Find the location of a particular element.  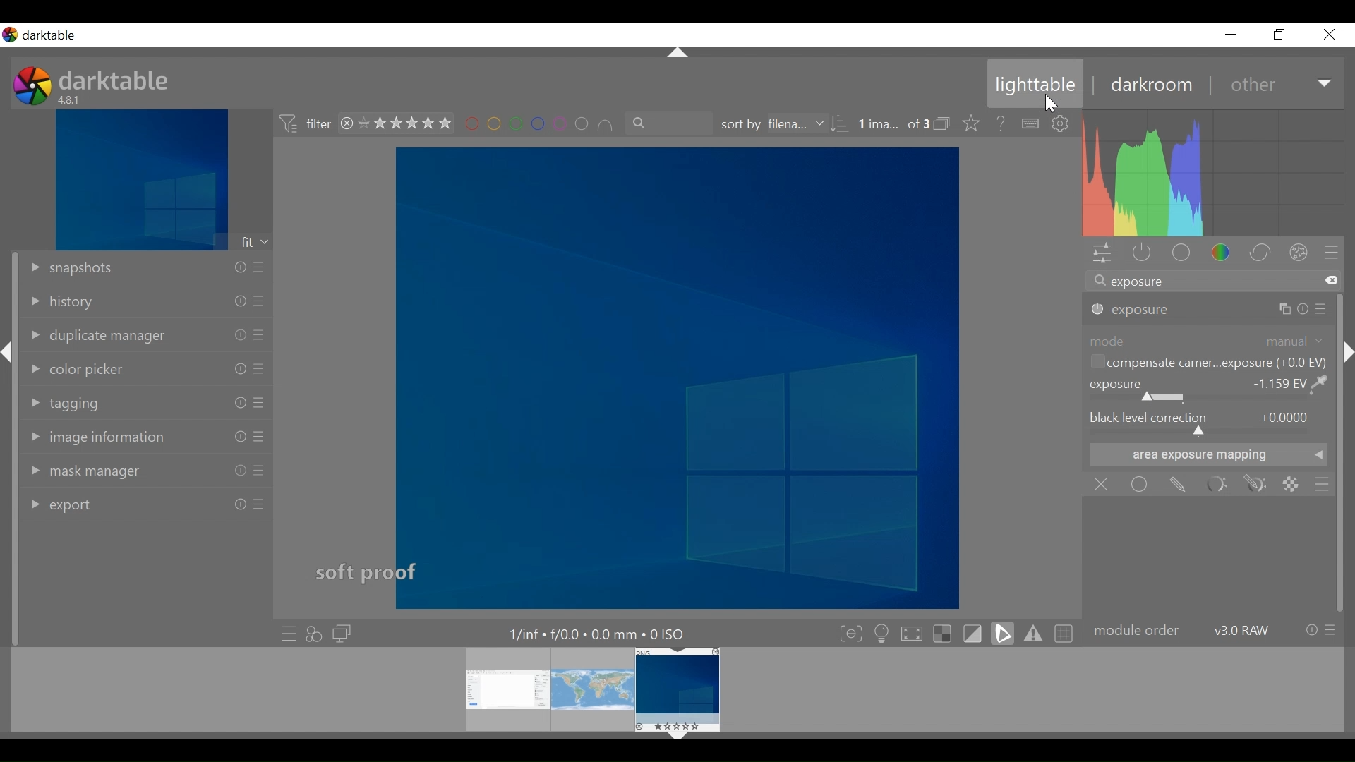

mask manager is located at coordinates (78, 473).